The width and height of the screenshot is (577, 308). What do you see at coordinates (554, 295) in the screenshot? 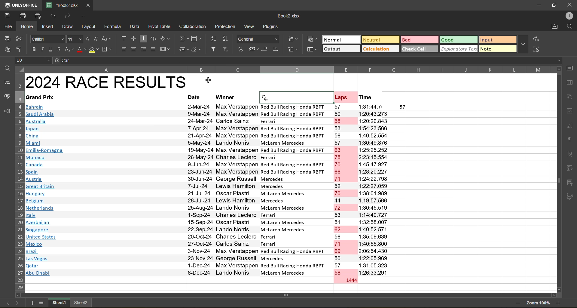
I see `Scroll right` at bounding box center [554, 295].